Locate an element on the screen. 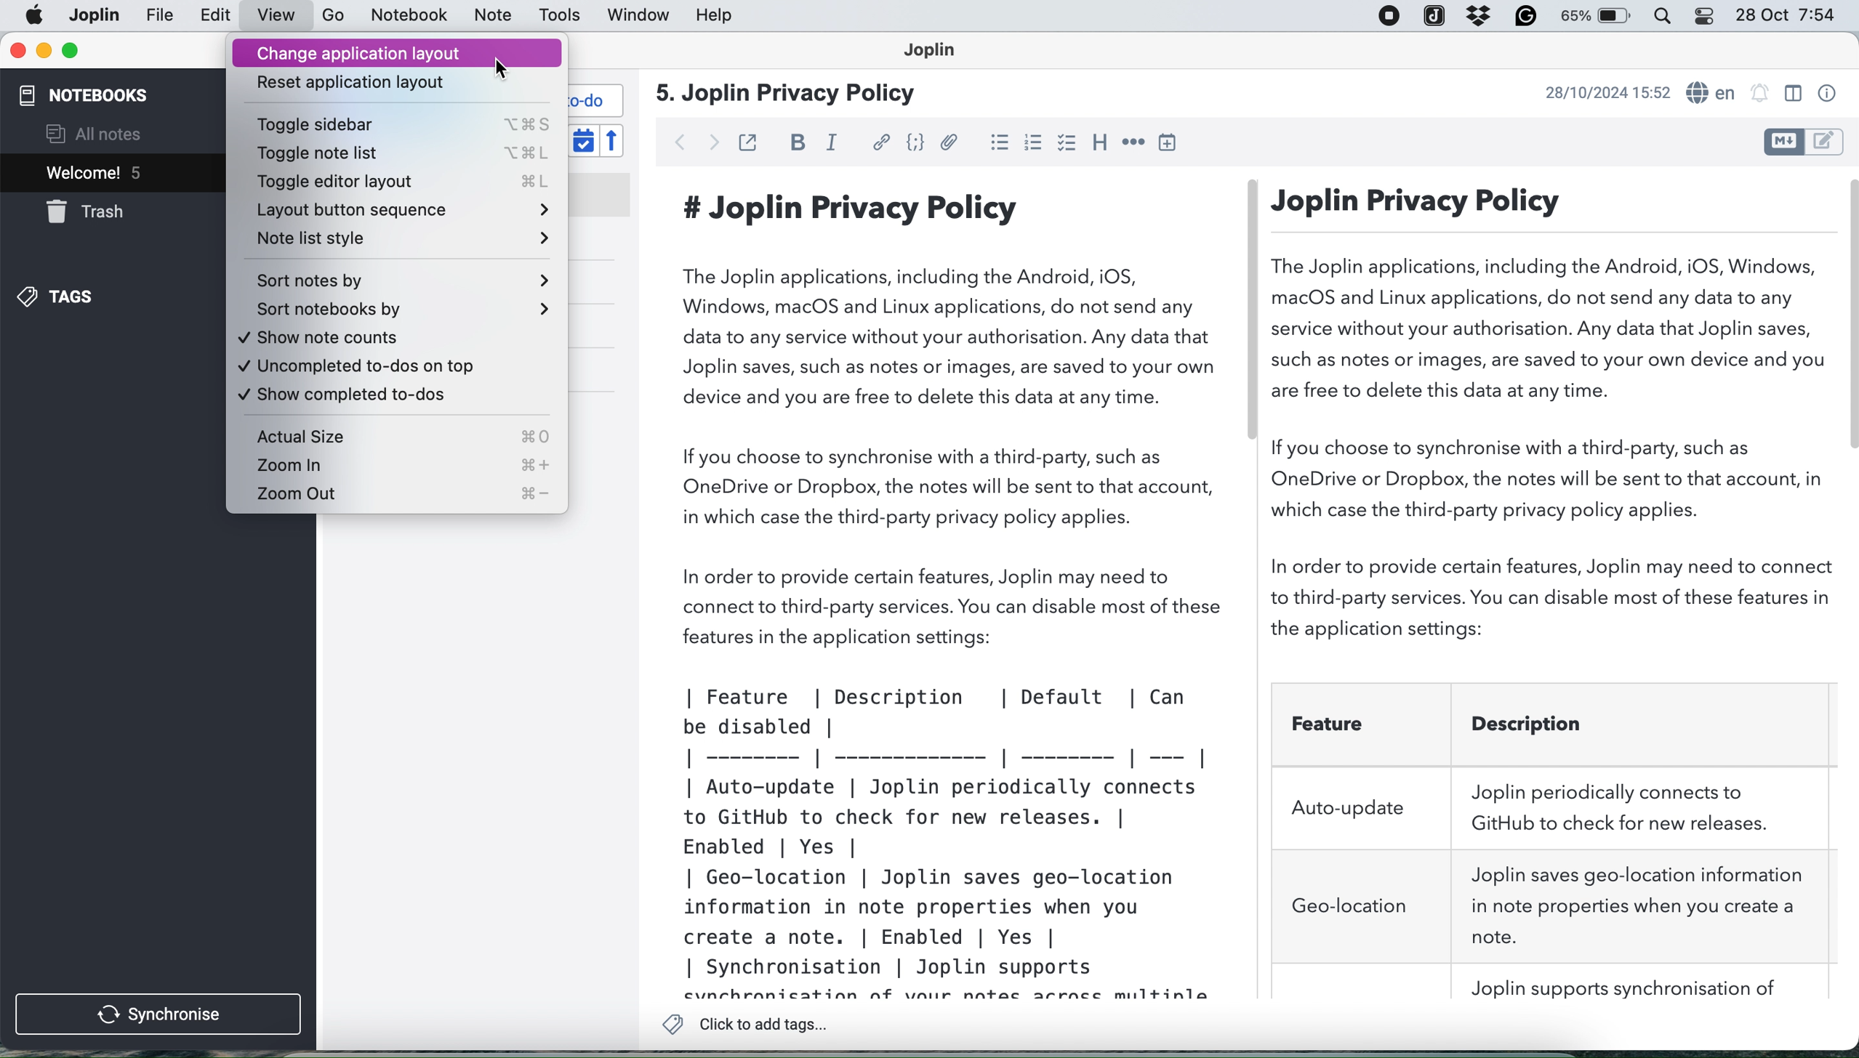 This screenshot has width=1859, height=1058. Uncomplete to-dos on top is located at coordinates (396, 370).